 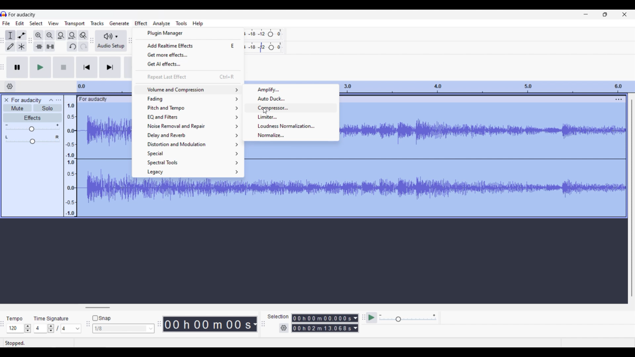 I want to click on Draw tool, so click(x=10, y=47).